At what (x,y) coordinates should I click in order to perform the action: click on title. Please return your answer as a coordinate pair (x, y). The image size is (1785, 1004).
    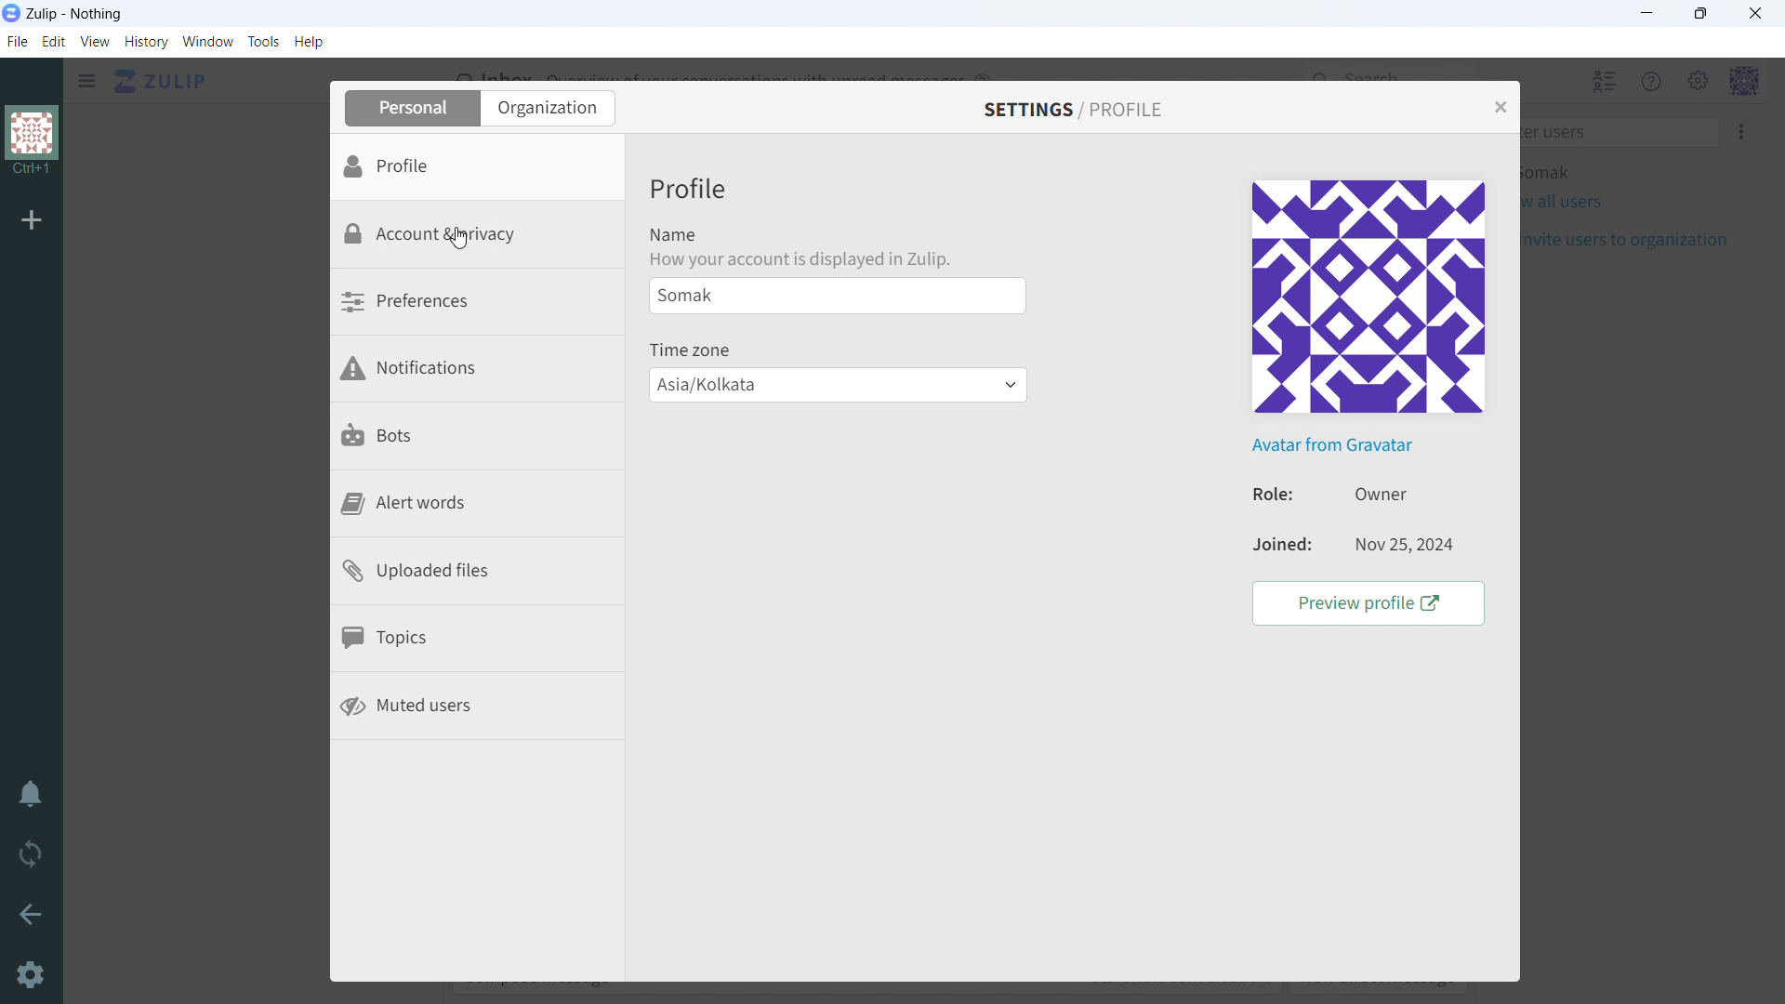
    Looking at the image, I should click on (75, 14).